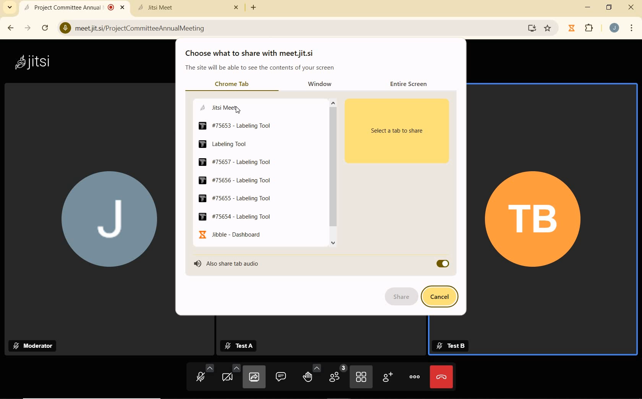 This screenshot has width=642, height=399. Describe the element at coordinates (229, 234) in the screenshot. I see `Jibble - Dashboard` at that location.